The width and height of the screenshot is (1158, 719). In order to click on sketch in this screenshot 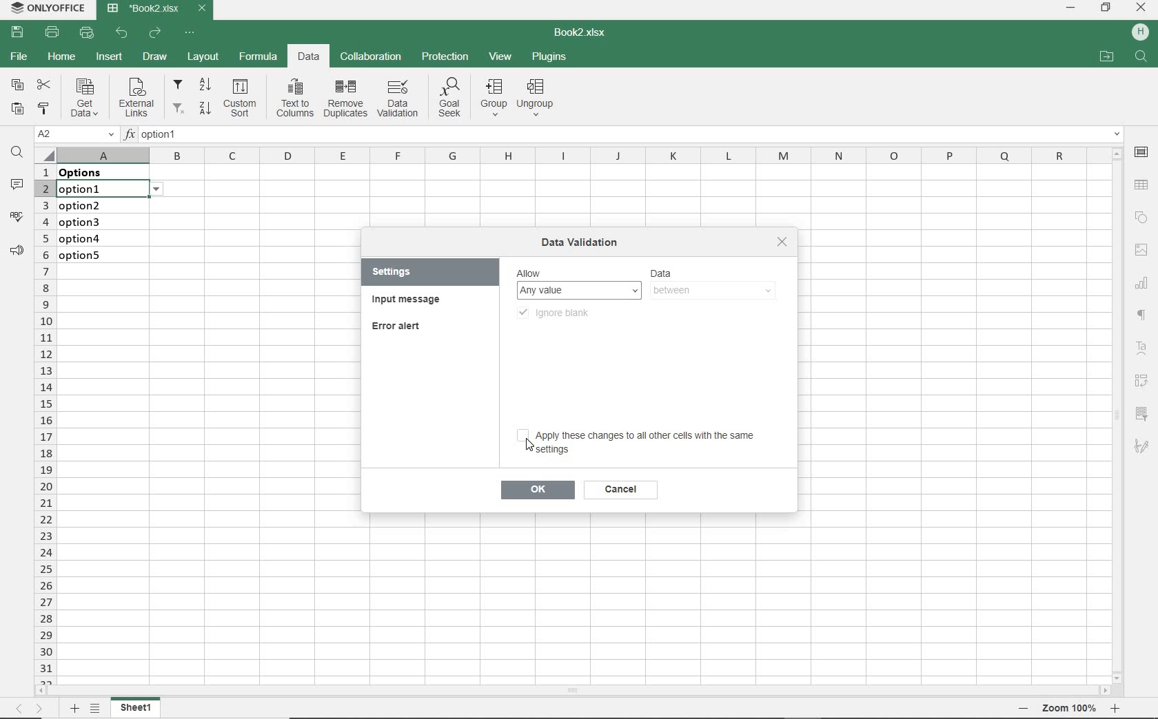, I will do `click(1144, 448)`.